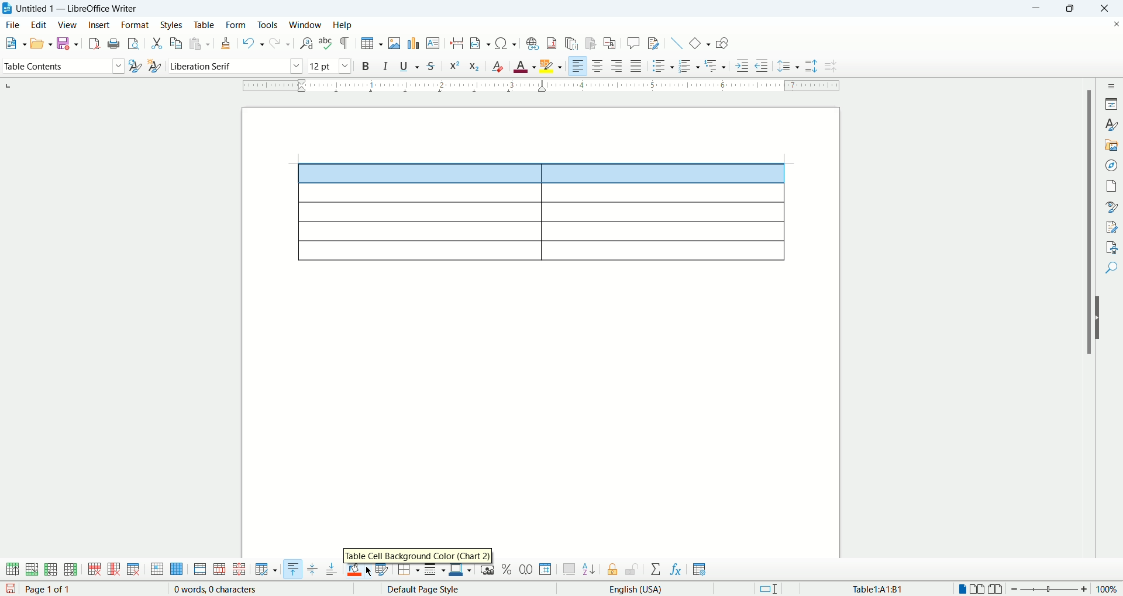 This screenshot has width=1123, height=596. What do you see at coordinates (308, 44) in the screenshot?
I see `find and replace` at bounding box center [308, 44].